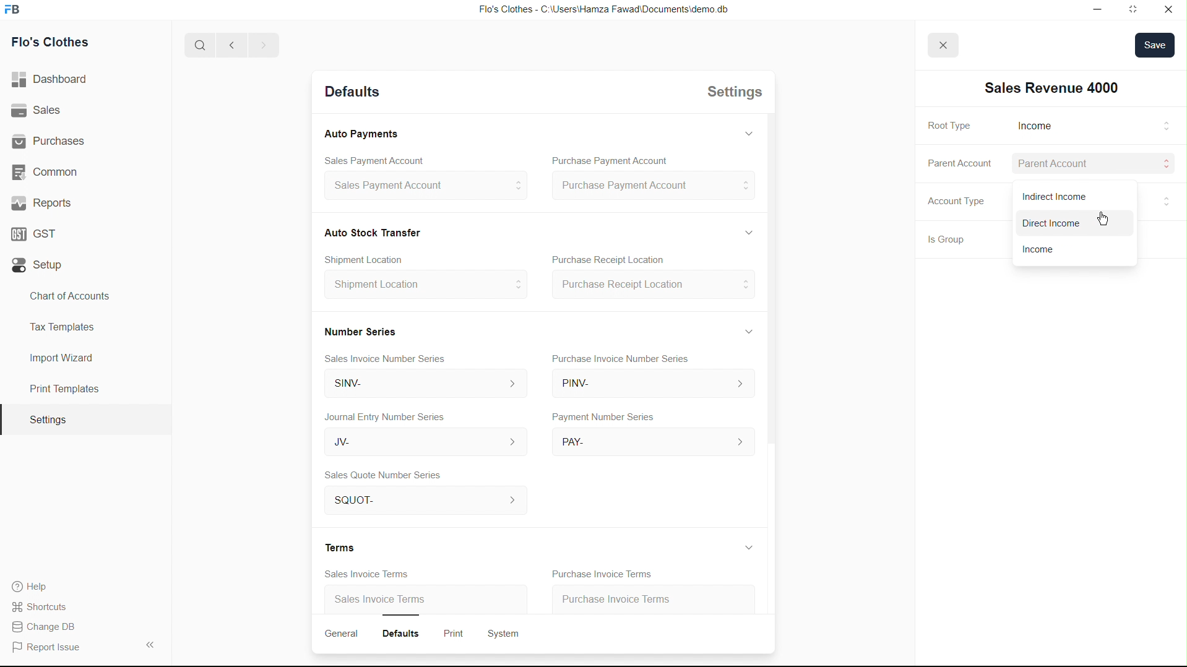 The image size is (1187, 667). What do you see at coordinates (228, 46) in the screenshot?
I see `Back` at bounding box center [228, 46].